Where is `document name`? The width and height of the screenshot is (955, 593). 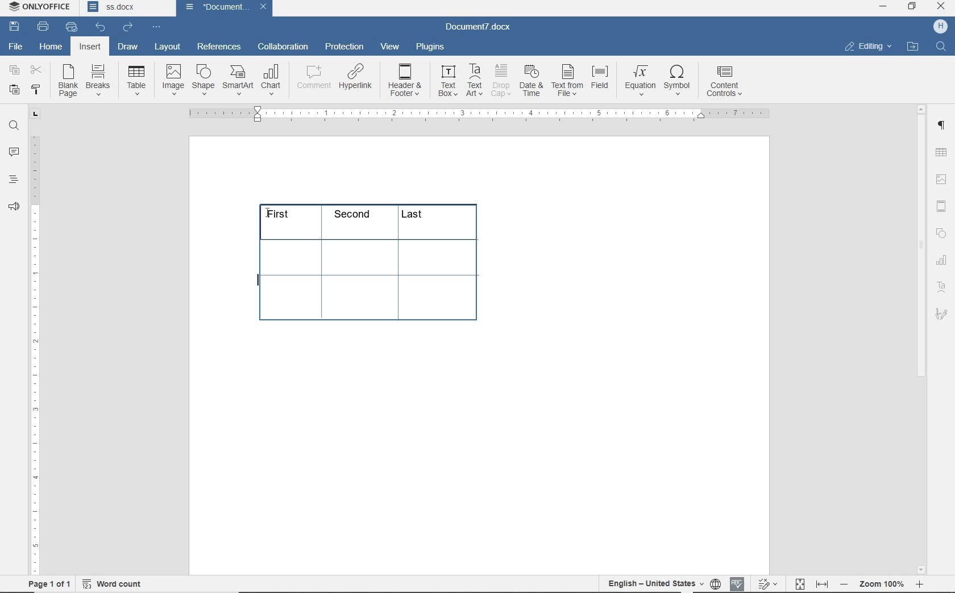
document name is located at coordinates (483, 26).